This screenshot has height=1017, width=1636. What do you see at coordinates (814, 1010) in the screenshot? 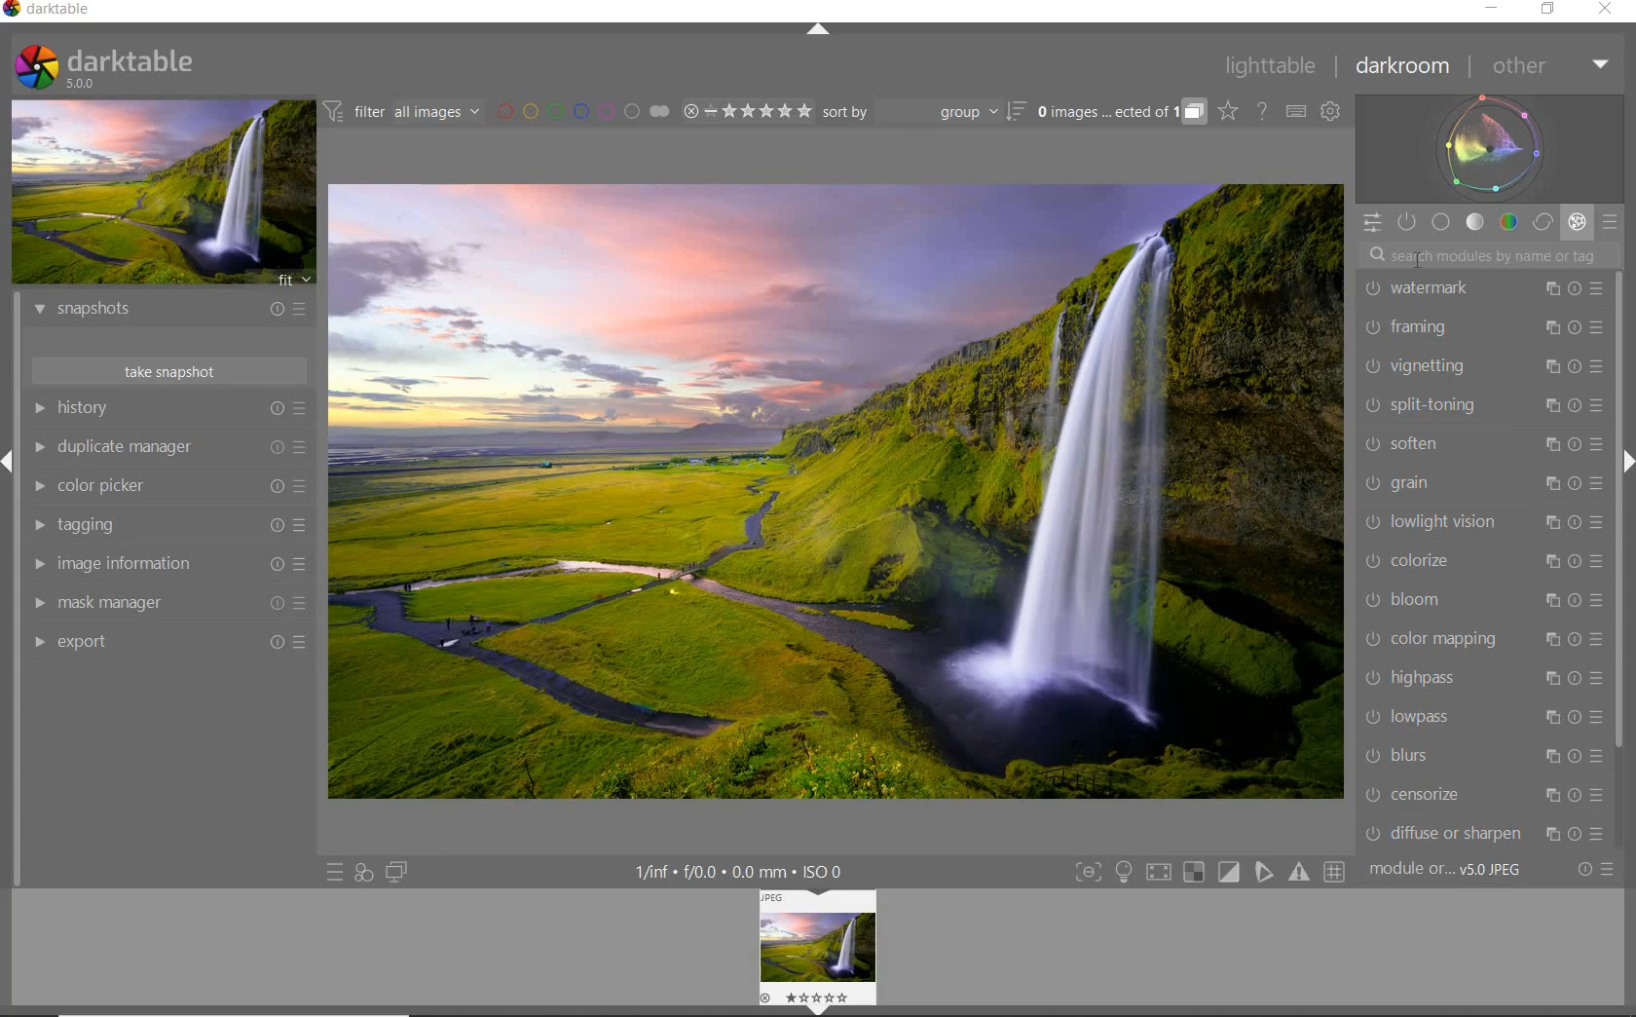
I see `Expand/Collapse` at bounding box center [814, 1010].